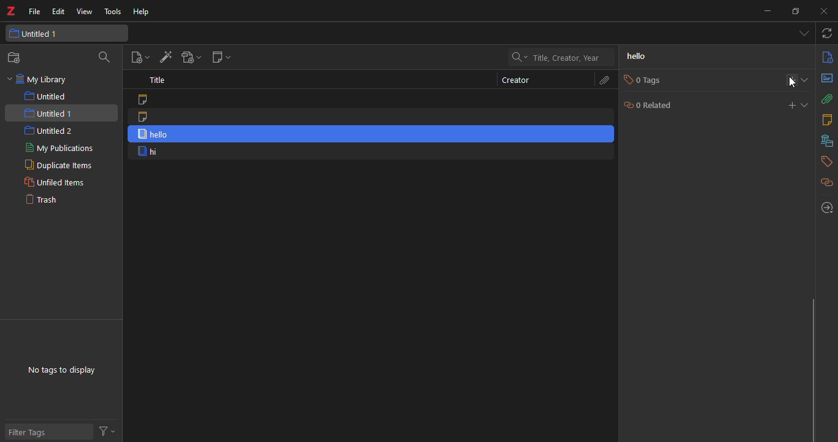 The width and height of the screenshot is (838, 442). What do you see at coordinates (826, 99) in the screenshot?
I see `attach` at bounding box center [826, 99].